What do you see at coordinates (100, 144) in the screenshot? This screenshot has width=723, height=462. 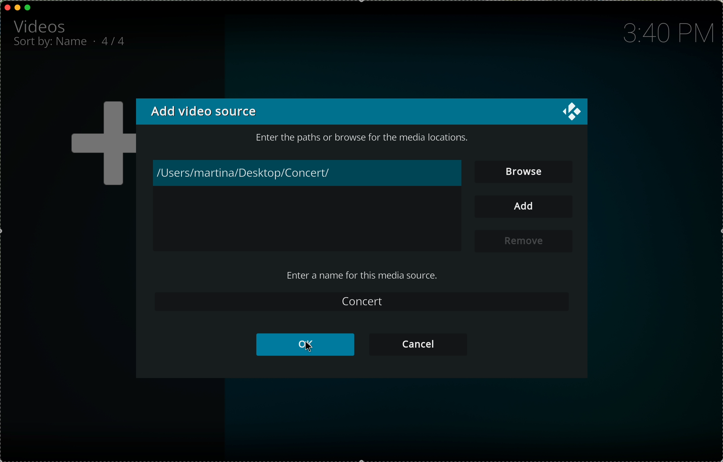 I see `plus icon` at bounding box center [100, 144].